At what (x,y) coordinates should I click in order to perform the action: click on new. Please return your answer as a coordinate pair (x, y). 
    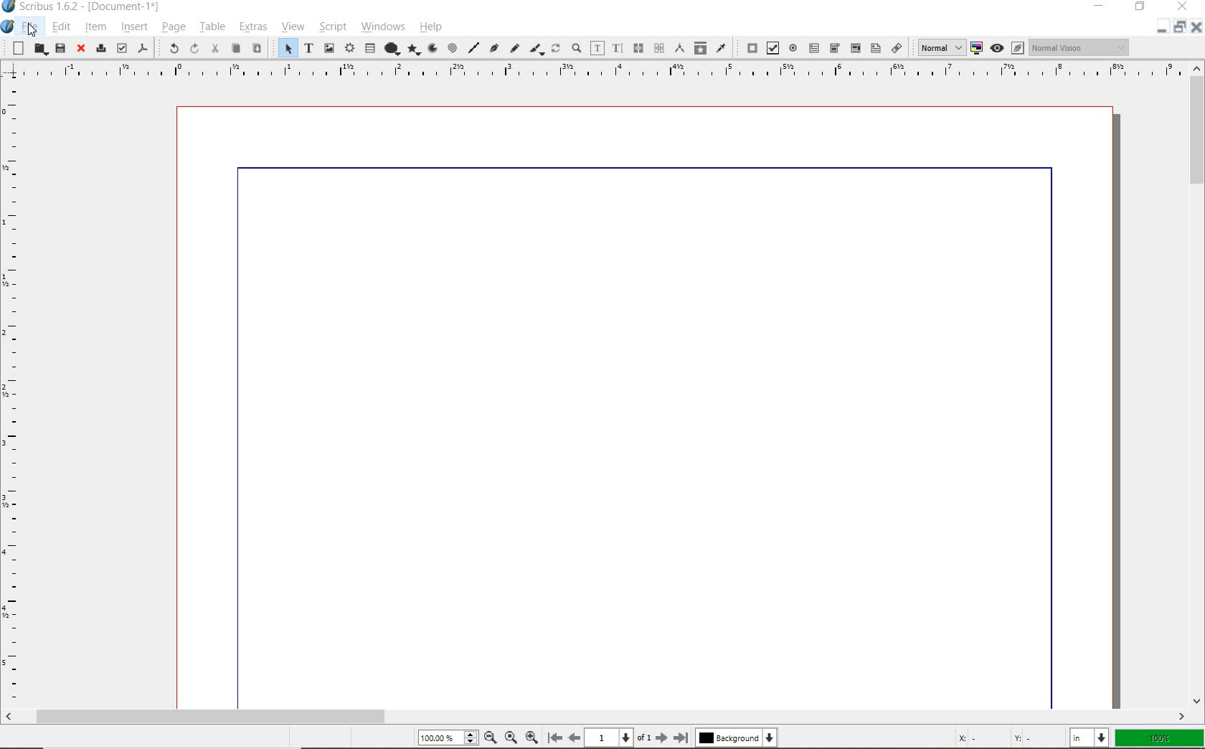
    Looking at the image, I should click on (16, 48).